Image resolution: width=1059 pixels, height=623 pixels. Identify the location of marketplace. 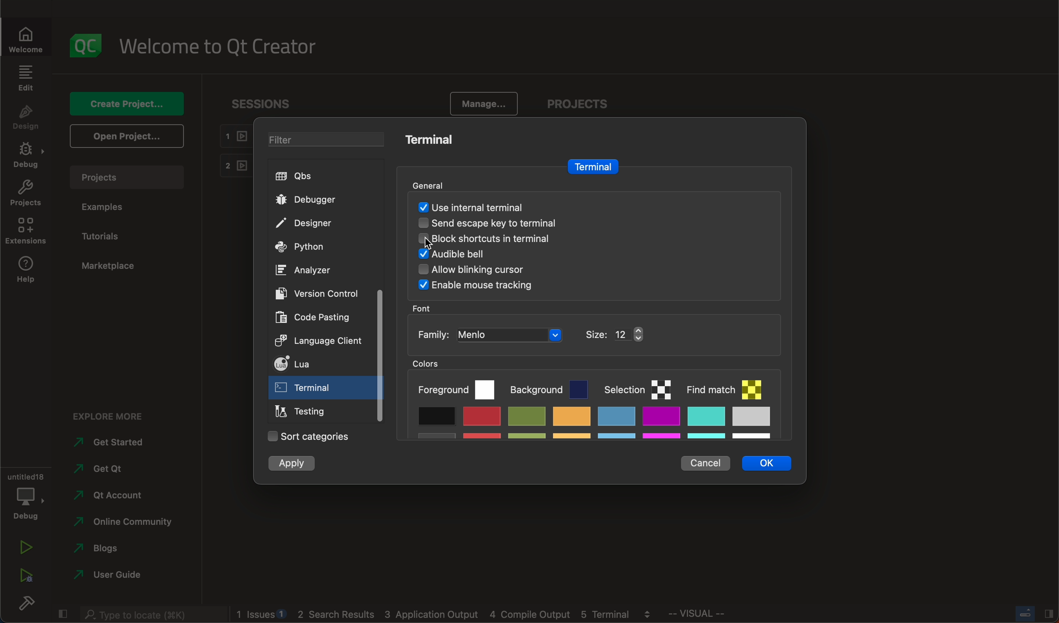
(113, 267).